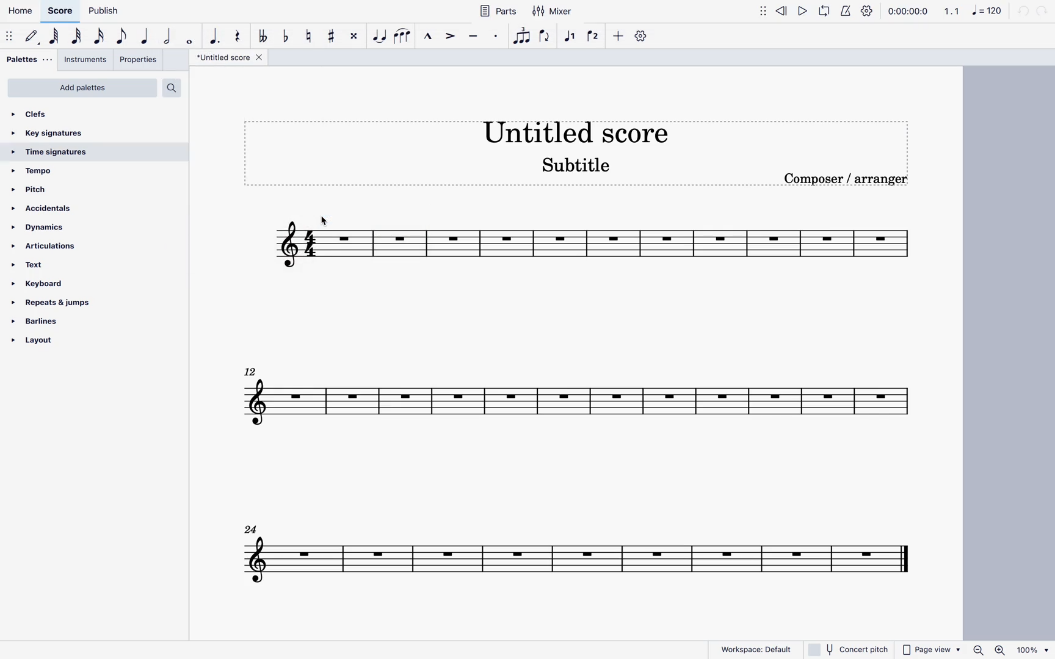 This screenshot has width=1055, height=659. Describe the element at coordinates (49, 345) in the screenshot. I see `layout` at that location.